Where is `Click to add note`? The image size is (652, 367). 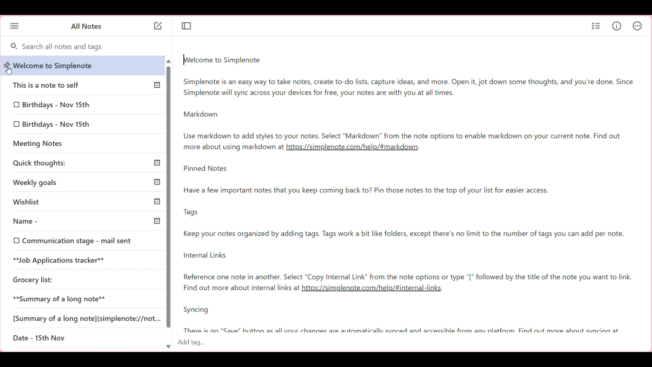
Click to add note is located at coordinates (158, 26).